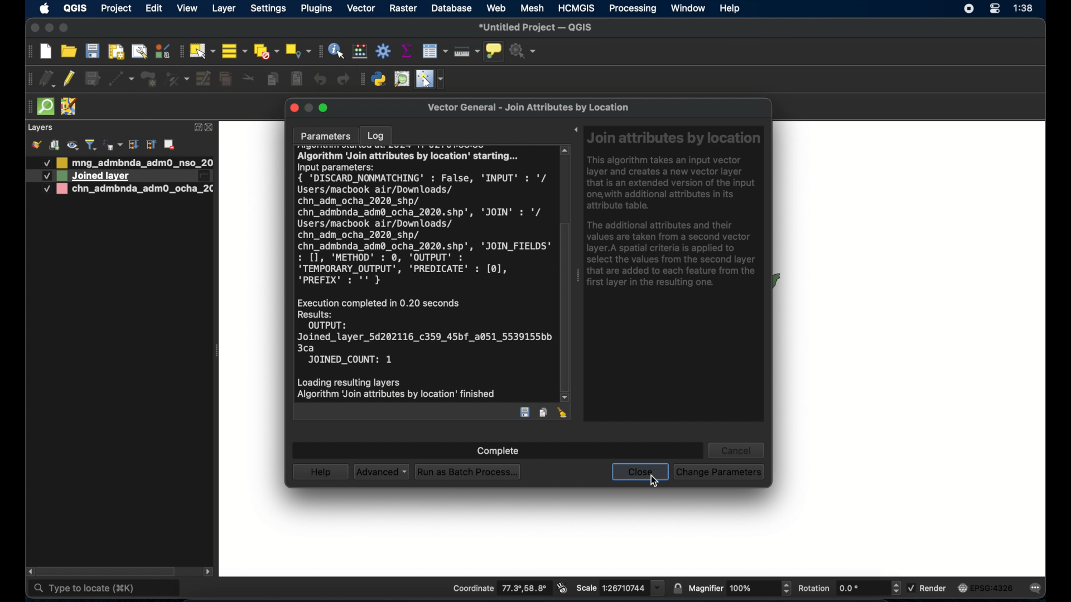  Describe the element at coordinates (35, 28) in the screenshot. I see `close` at that location.